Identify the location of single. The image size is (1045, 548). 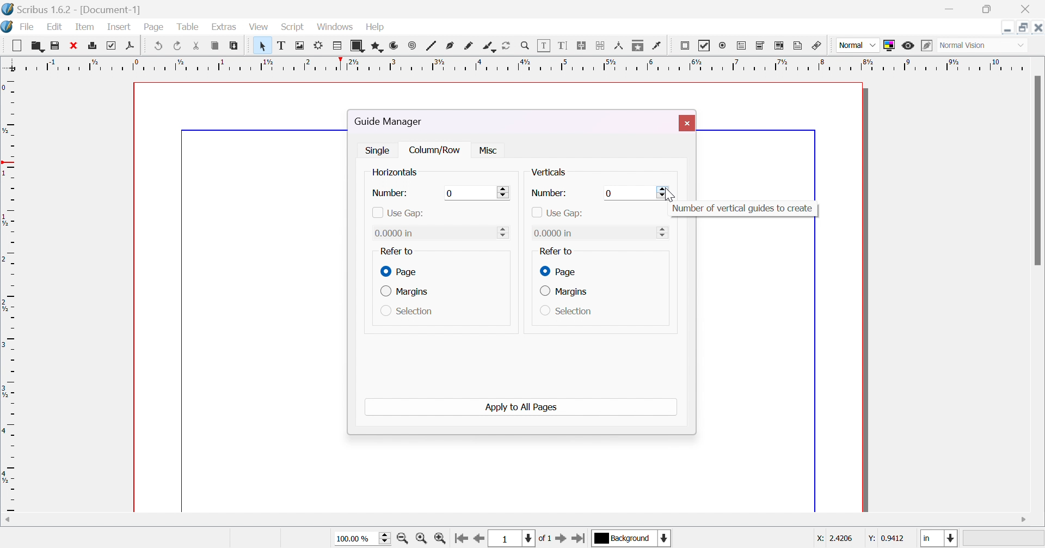
(379, 149).